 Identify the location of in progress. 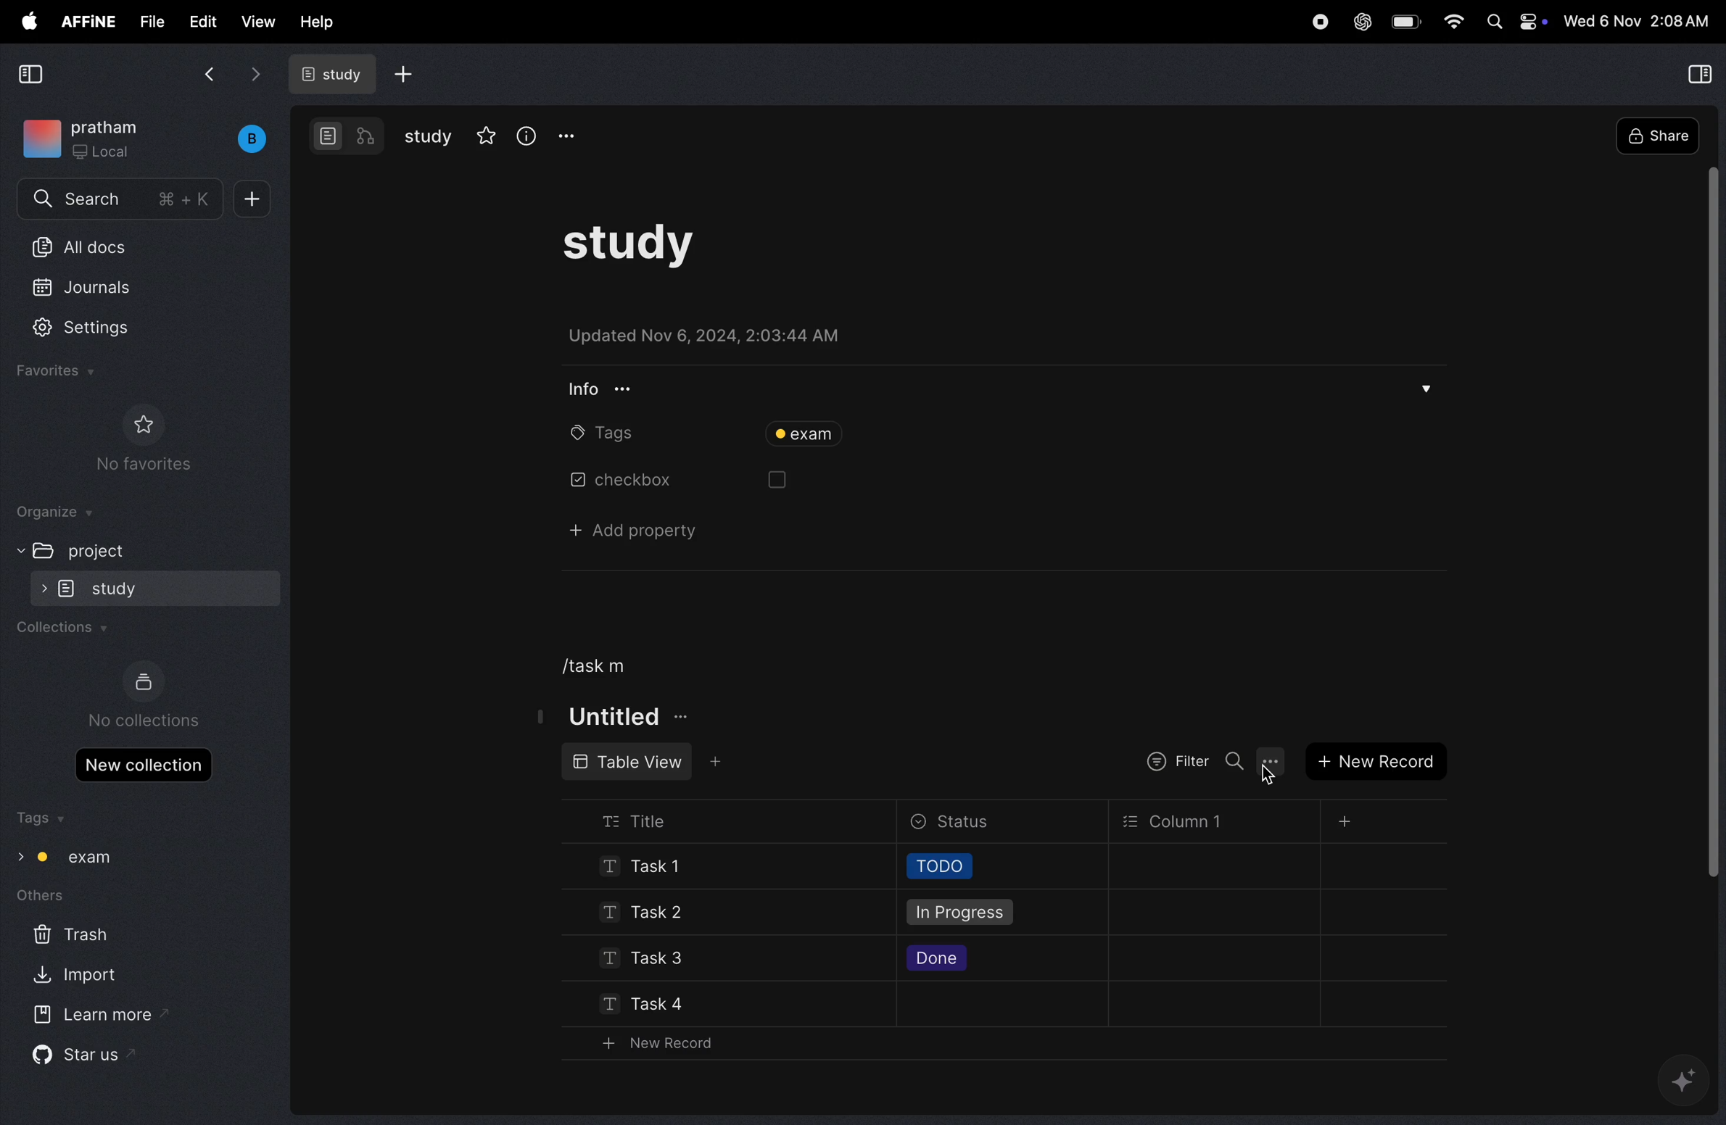
(956, 915).